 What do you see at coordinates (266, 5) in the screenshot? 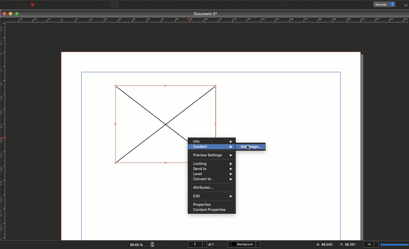
I see `Unlink text frames` at bounding box center [266, 5].